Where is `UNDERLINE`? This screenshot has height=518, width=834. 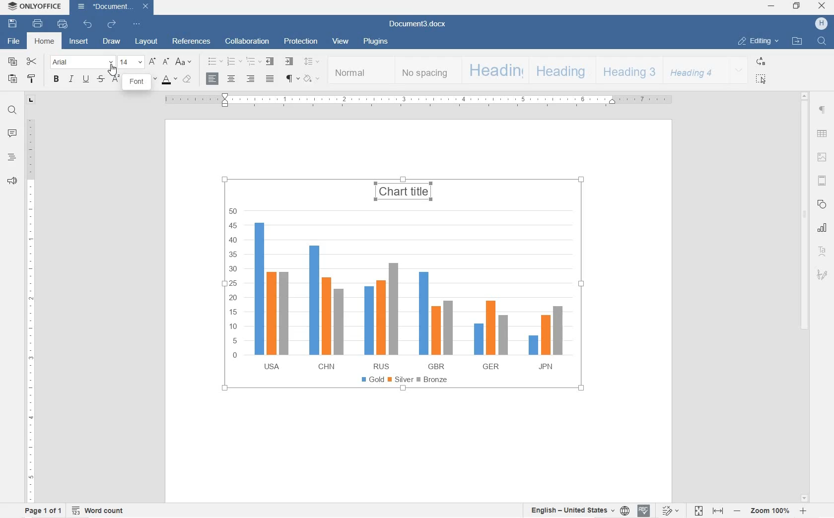 UNDERLINE is located at coordinates (85, 80).